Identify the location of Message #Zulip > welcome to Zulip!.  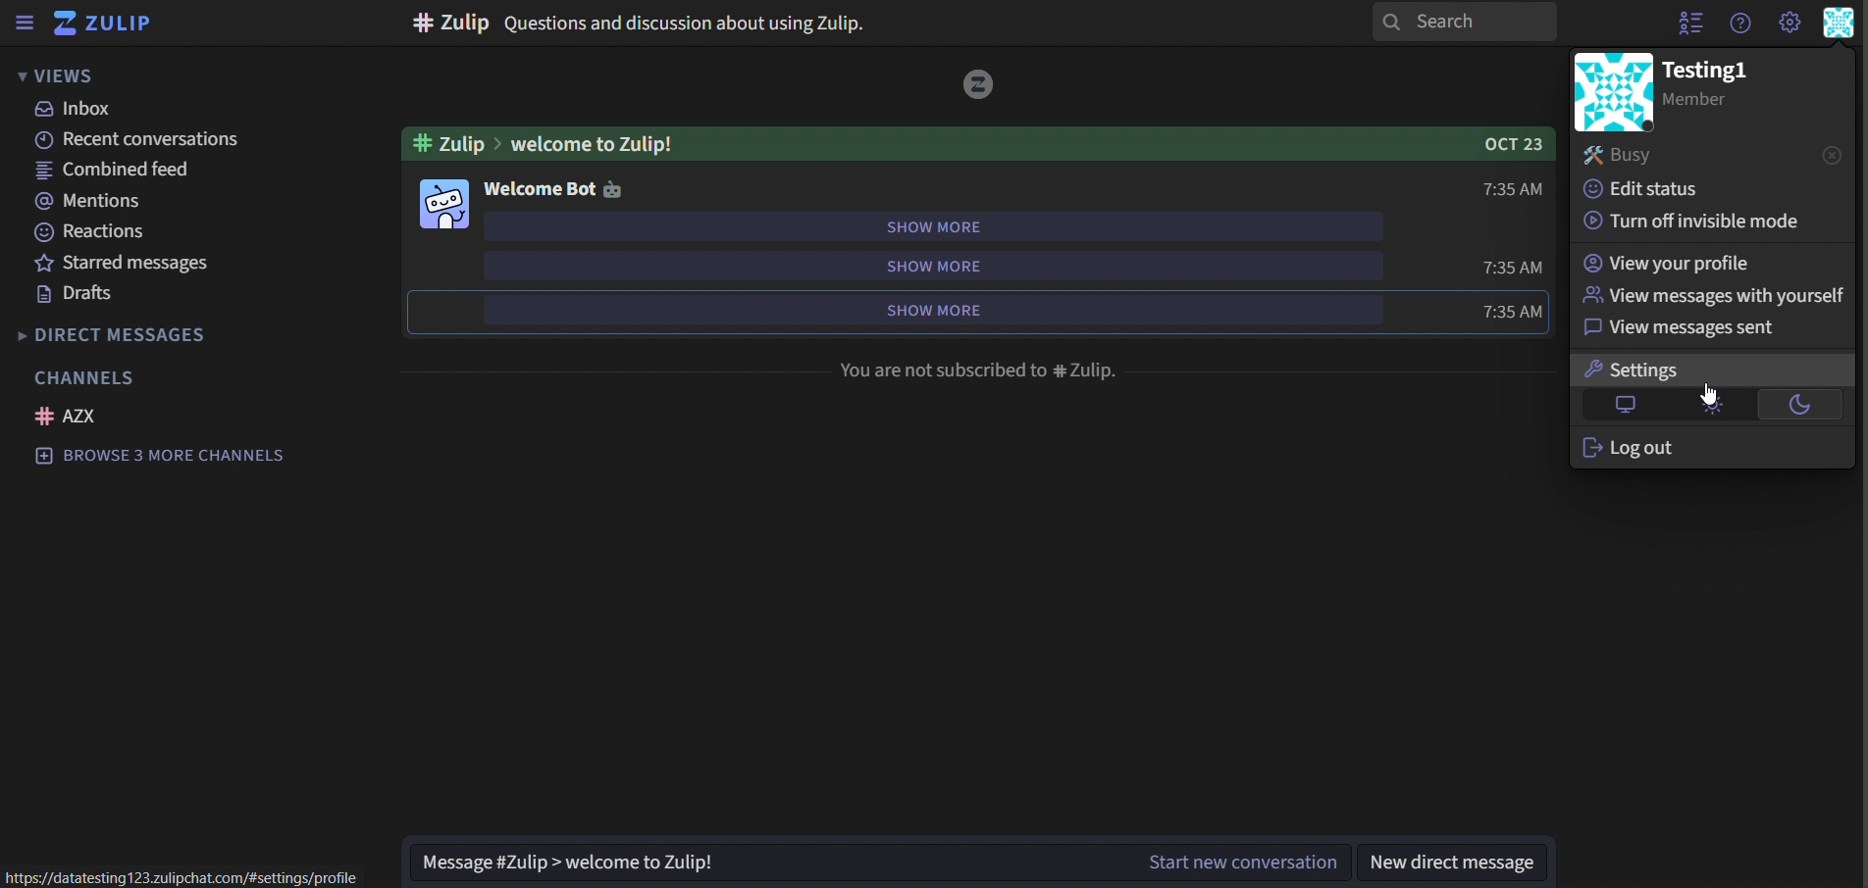
(757, 863).